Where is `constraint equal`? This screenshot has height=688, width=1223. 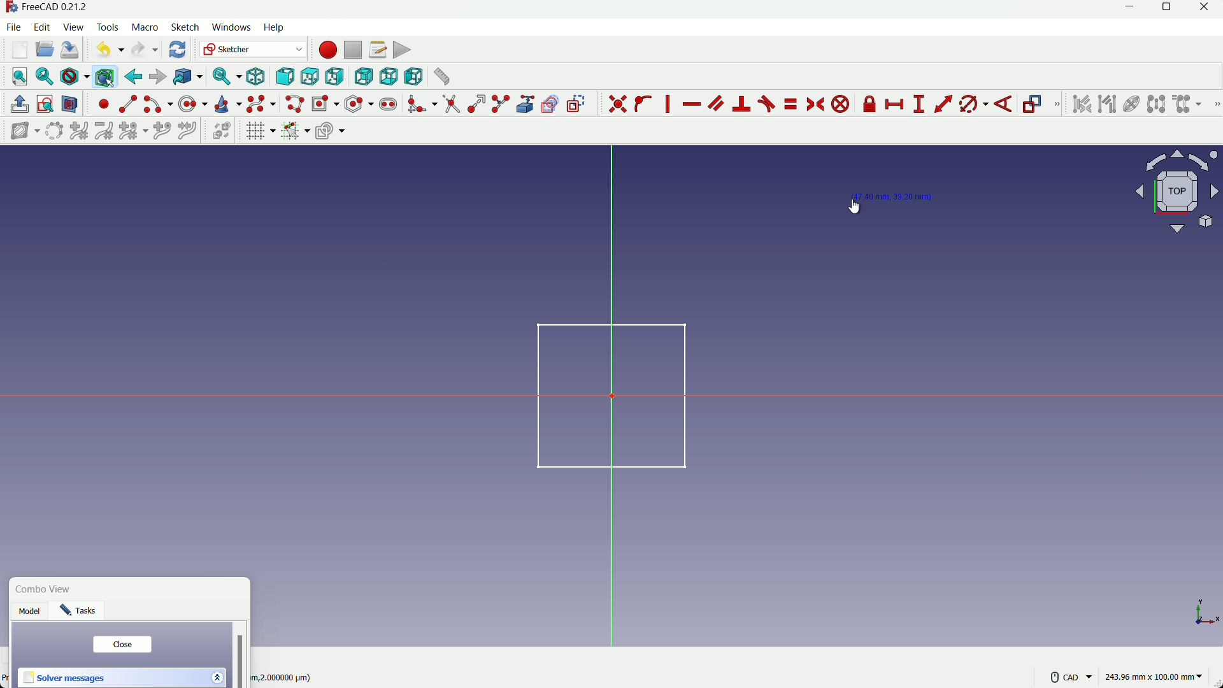 constraint equal is located at coordinates (790, 104).